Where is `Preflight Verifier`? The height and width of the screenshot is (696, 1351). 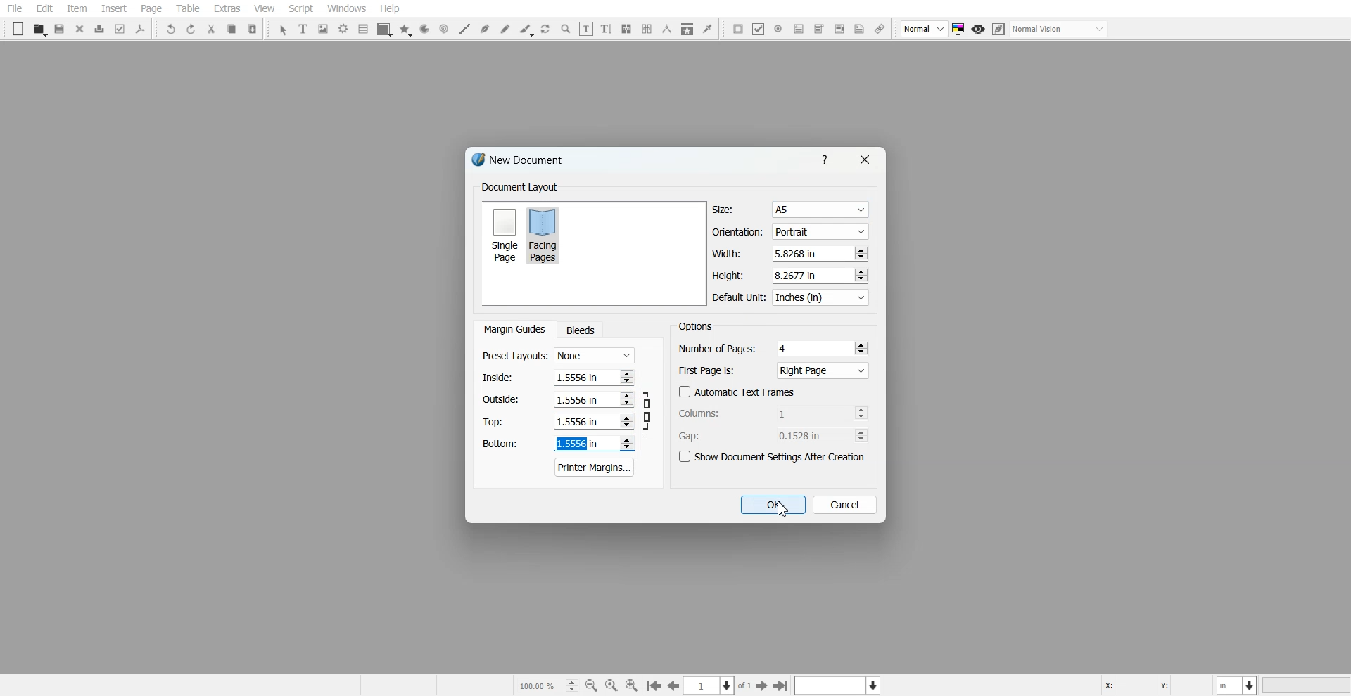 Preflight Verifier is located at coordinates (121, 29).